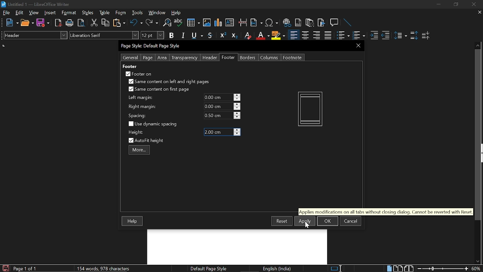 The height and width of the screenshot is (272, 483). Describe the element at coordinates (27, 23) in the screenshot. I see `Open` at that location.